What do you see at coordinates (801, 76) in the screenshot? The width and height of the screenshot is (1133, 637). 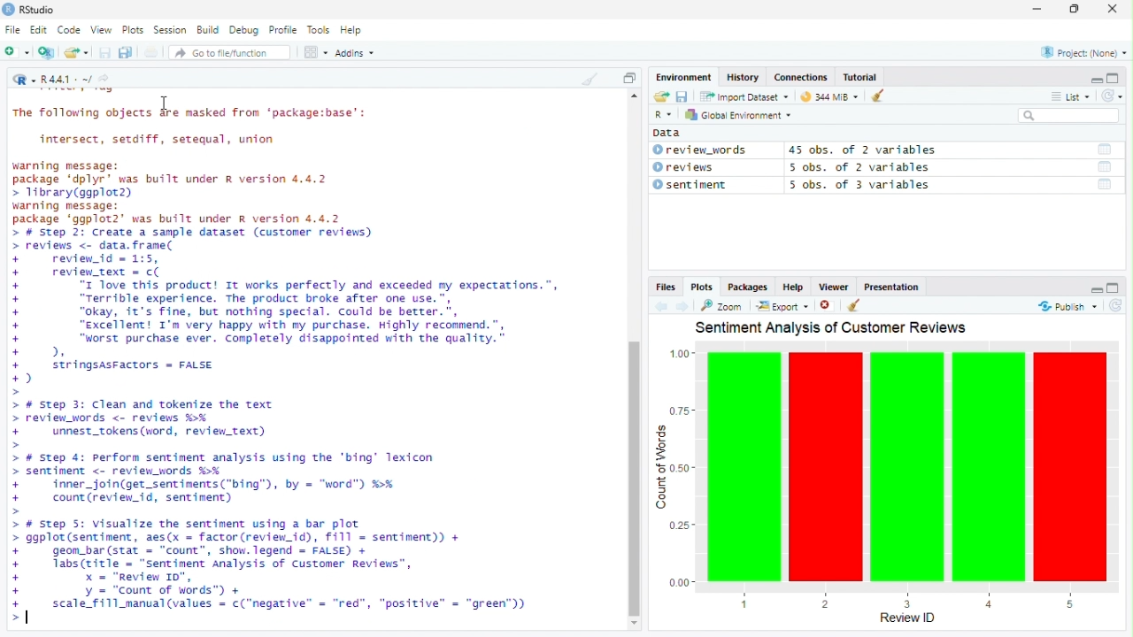 I see `Connections` at bounding box center [801, 76].